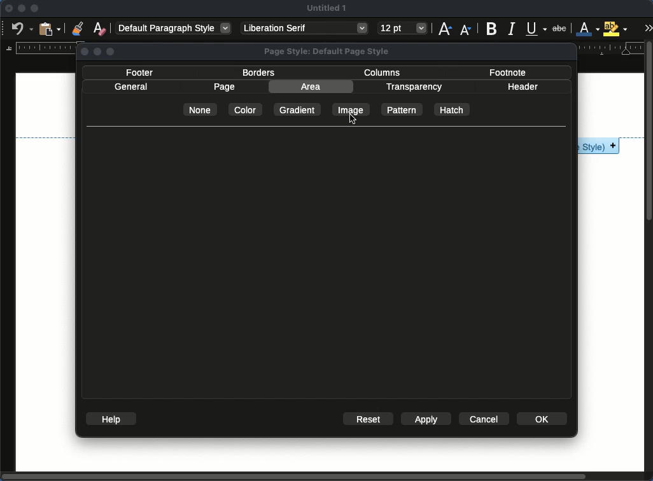  What do you see at coordinates (523, 87) in the screenshot?
I see `header` at bounding box center [523, 87].